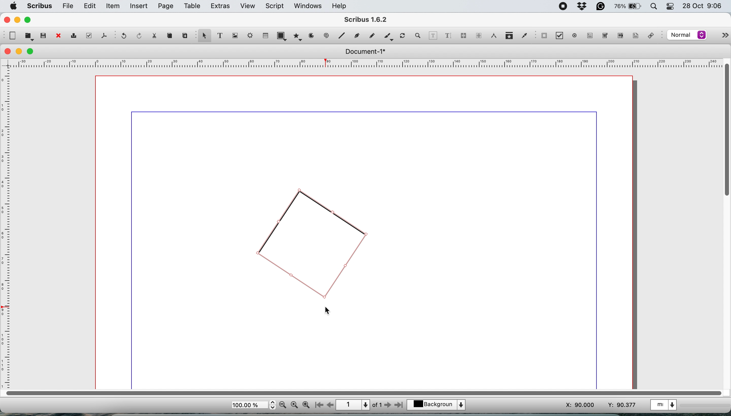 This screenshot has width=731, height=416. I want to click on xy coordinates, so click(596, 405).